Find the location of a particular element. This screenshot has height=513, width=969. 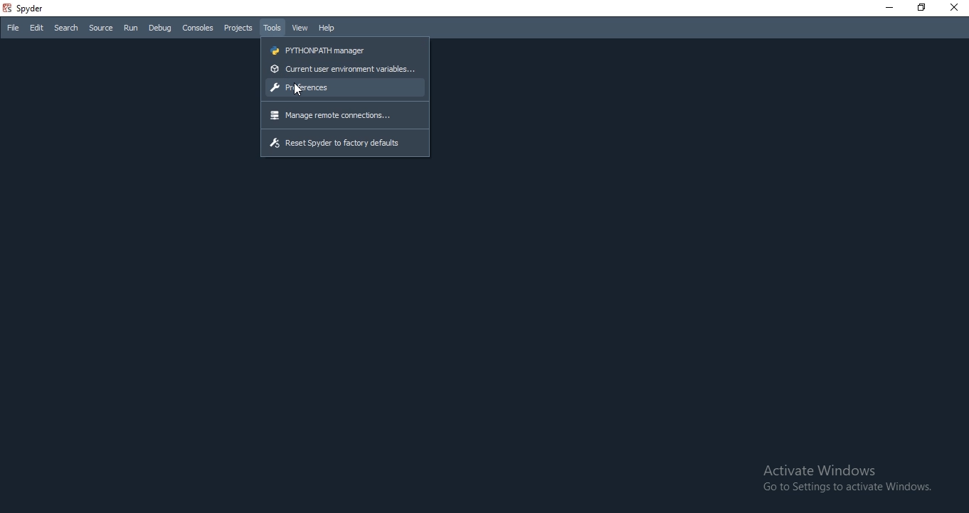

Projects is located at coordinates (238, 28).